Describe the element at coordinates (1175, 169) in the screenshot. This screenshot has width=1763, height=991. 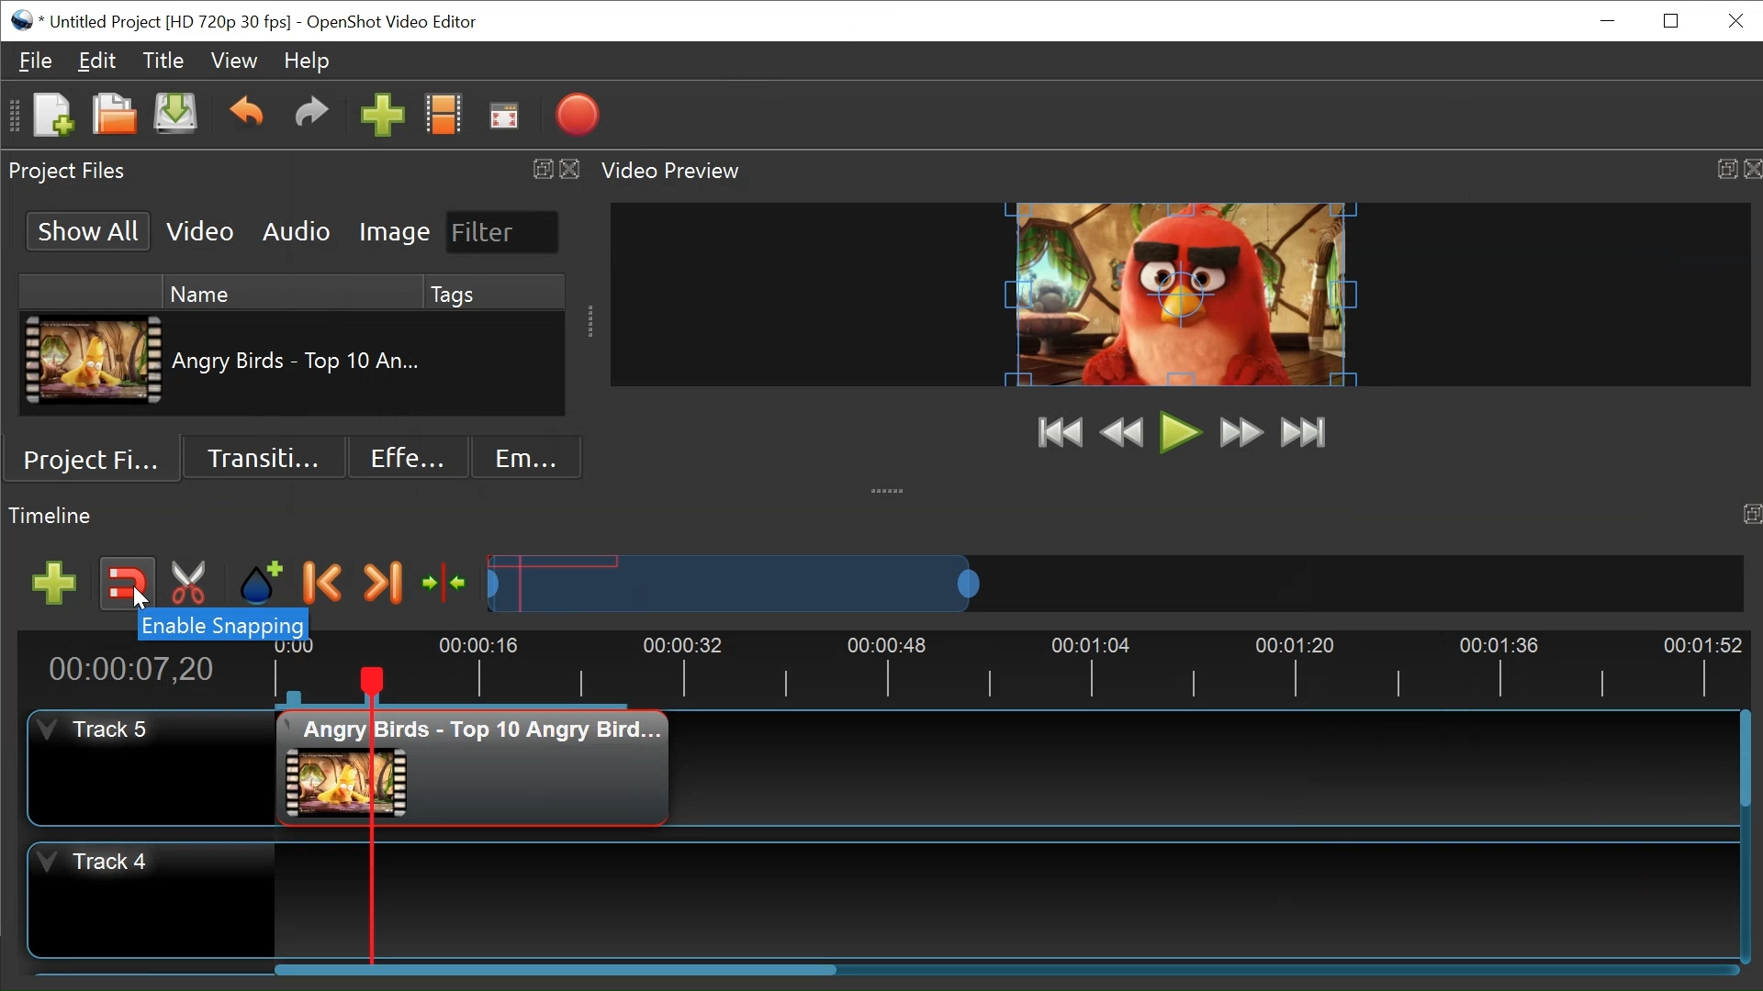
I see `Video Preview Panel` at that location.